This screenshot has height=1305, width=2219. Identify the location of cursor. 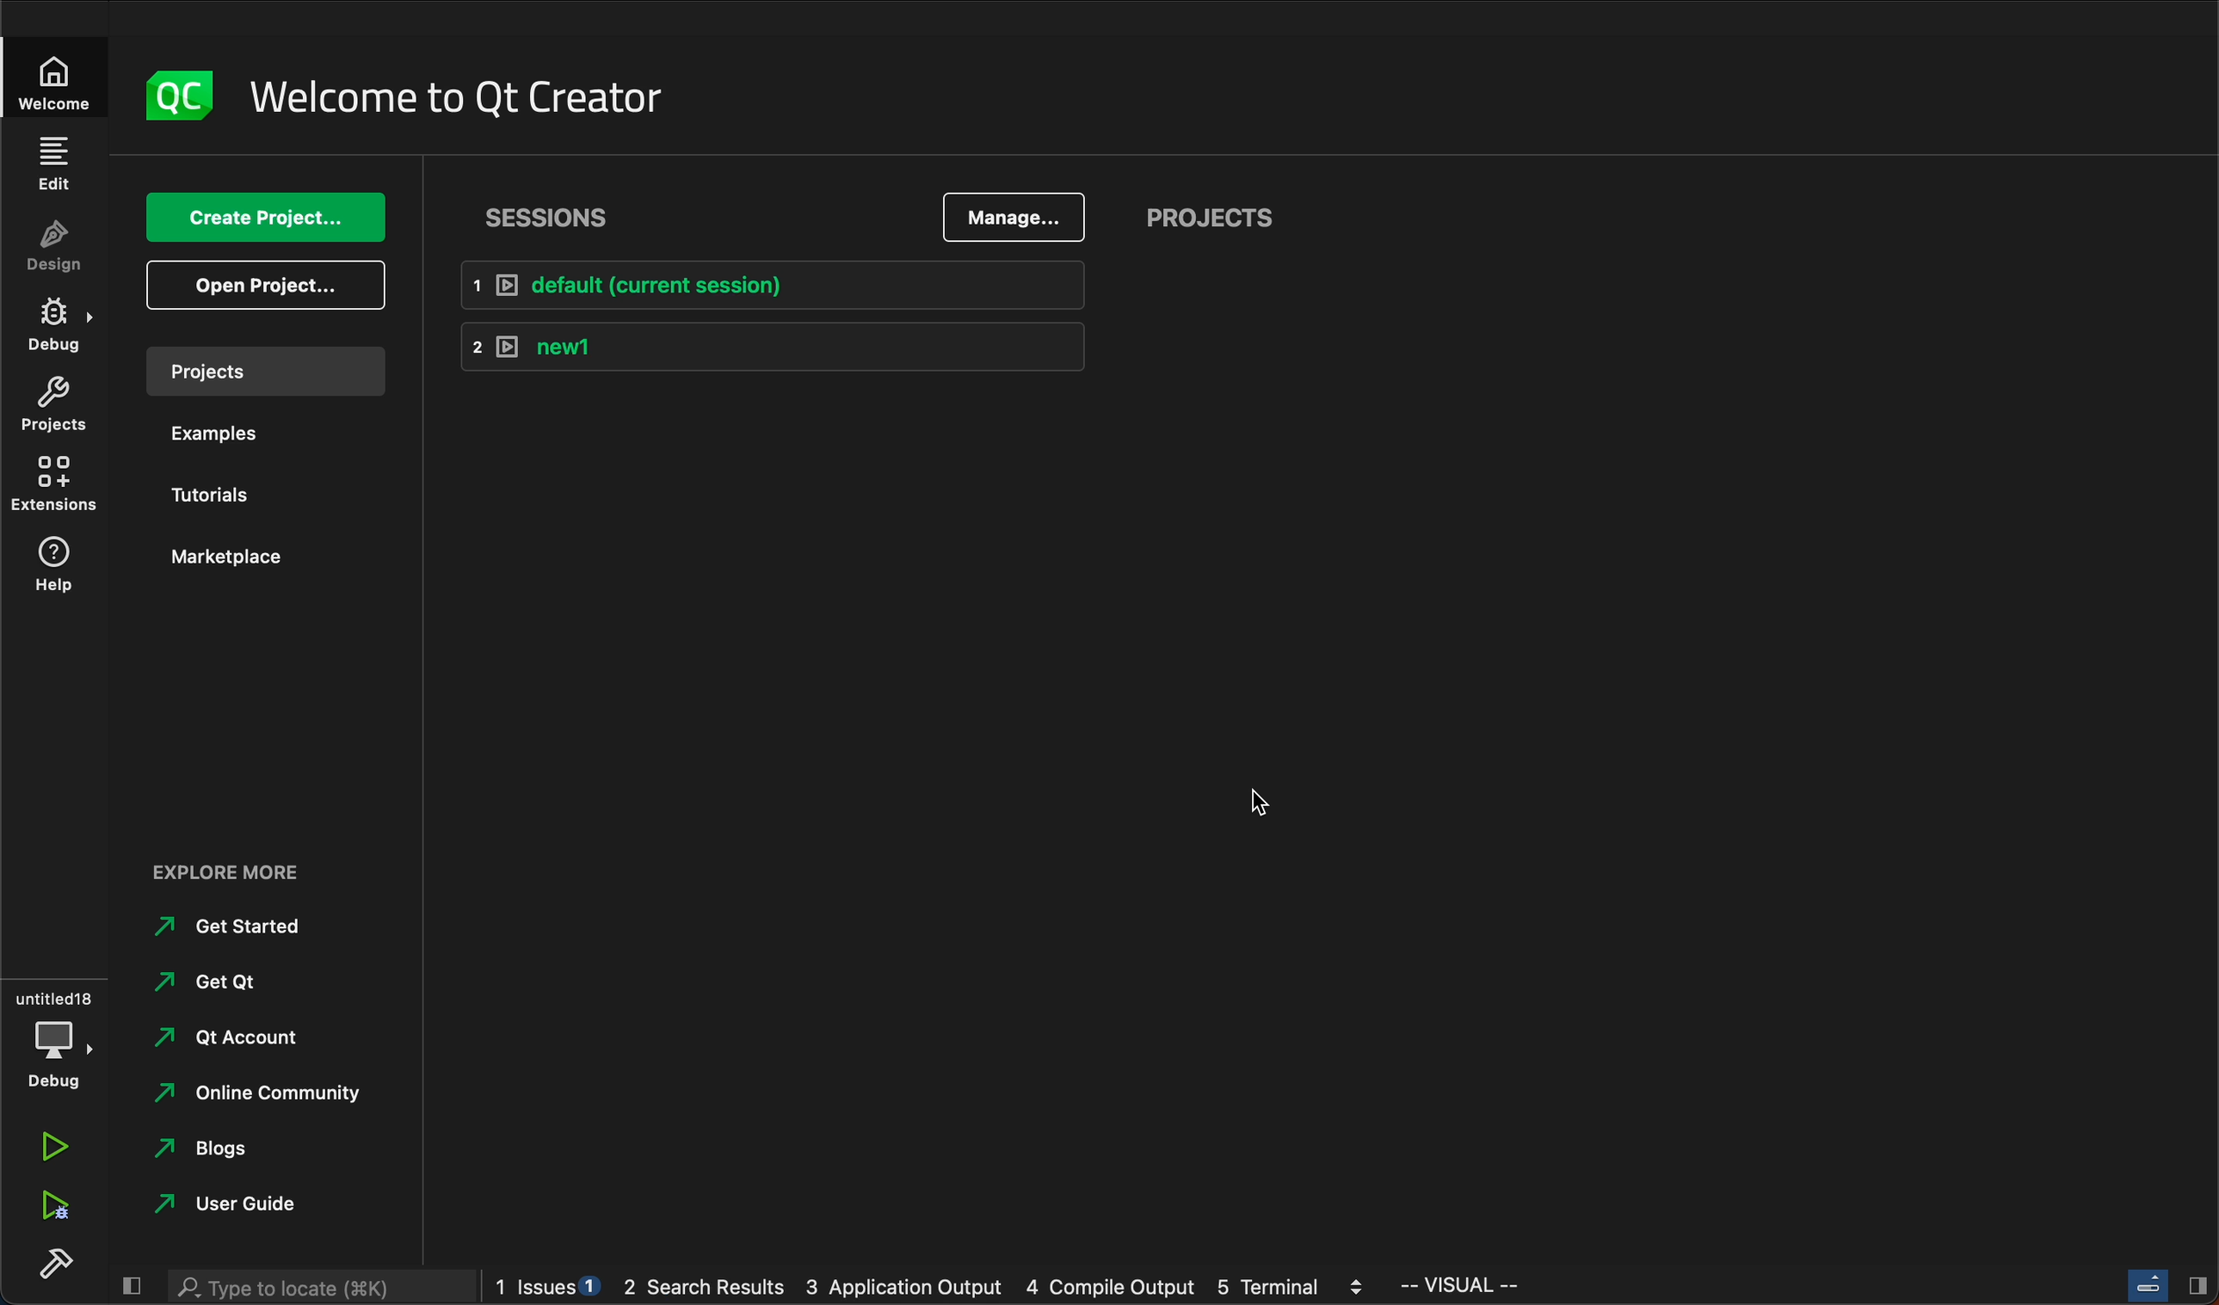
(1260, 803).